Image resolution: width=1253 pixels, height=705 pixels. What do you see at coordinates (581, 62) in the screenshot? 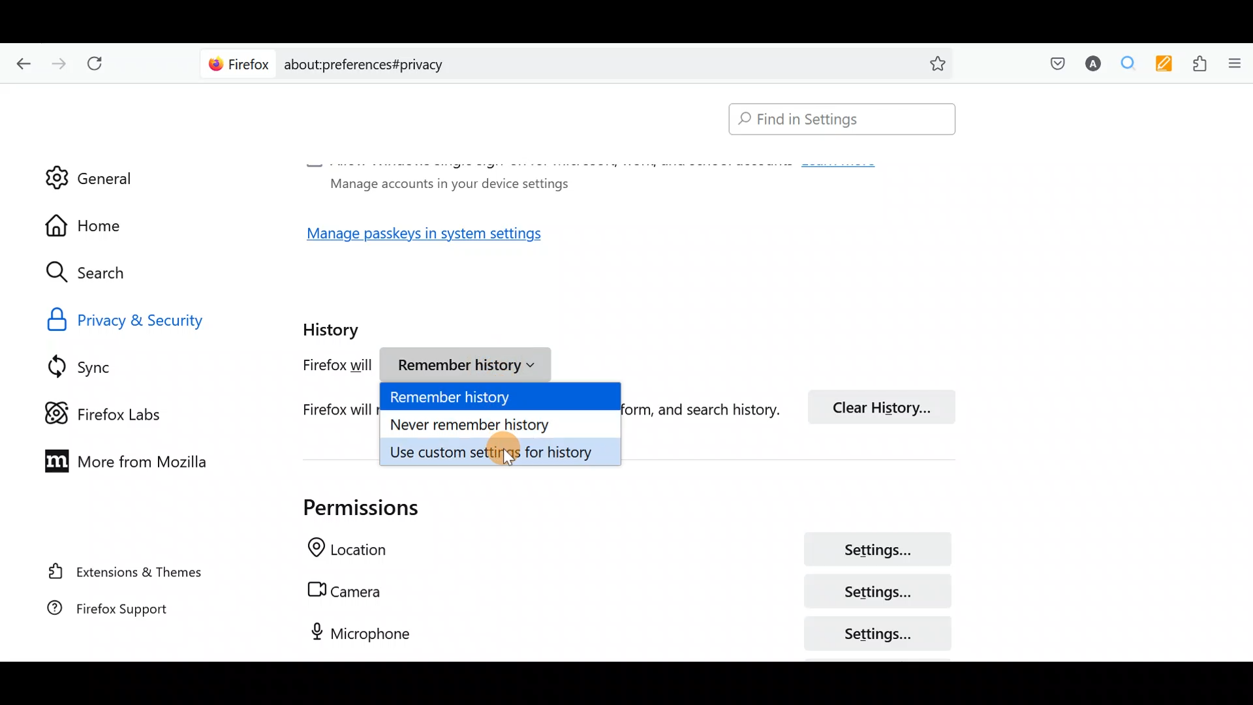
I see `Search bar` at bounding box center [581, 62].